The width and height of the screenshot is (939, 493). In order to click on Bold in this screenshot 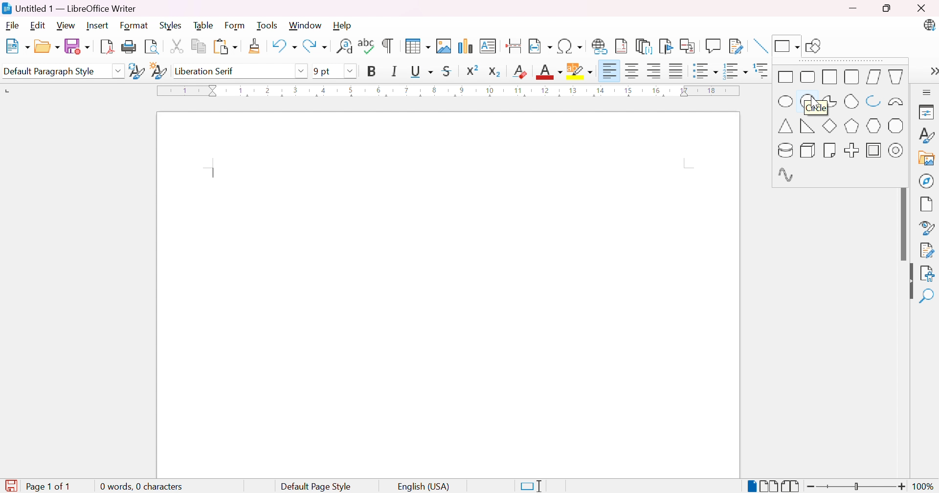, I will do `click(373, 70)`.